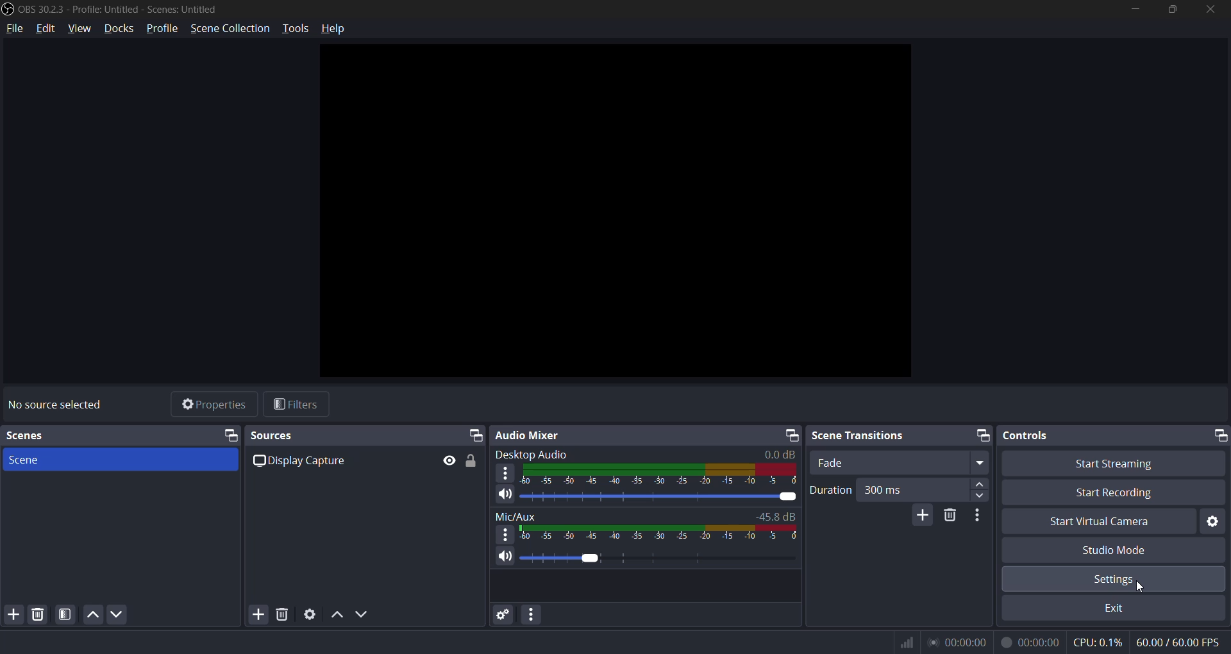  I want to click on exit, so click(1112, 608).